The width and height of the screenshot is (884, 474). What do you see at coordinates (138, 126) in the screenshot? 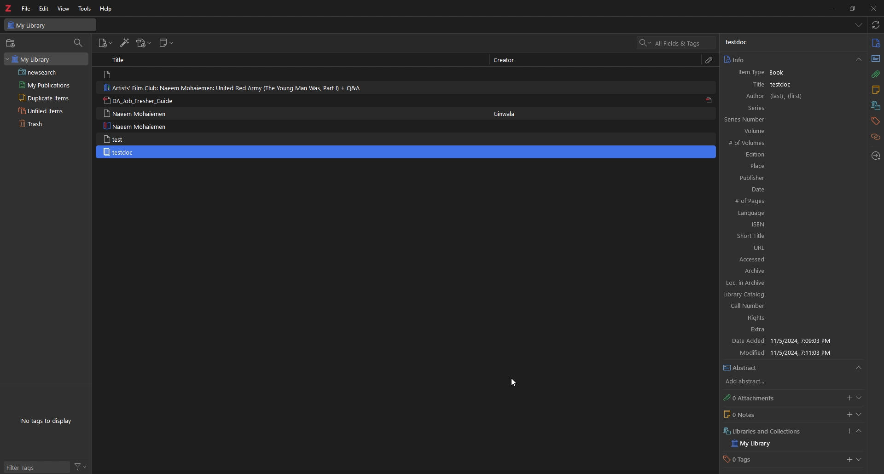
I see `Naeem Mohaiemen` at bounding box center [138, 126].